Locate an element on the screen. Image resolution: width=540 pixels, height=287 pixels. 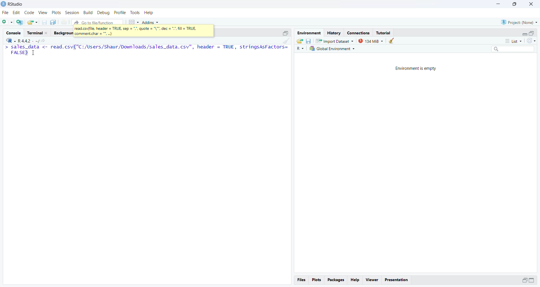
viewer is located at coordinates (373, 279).